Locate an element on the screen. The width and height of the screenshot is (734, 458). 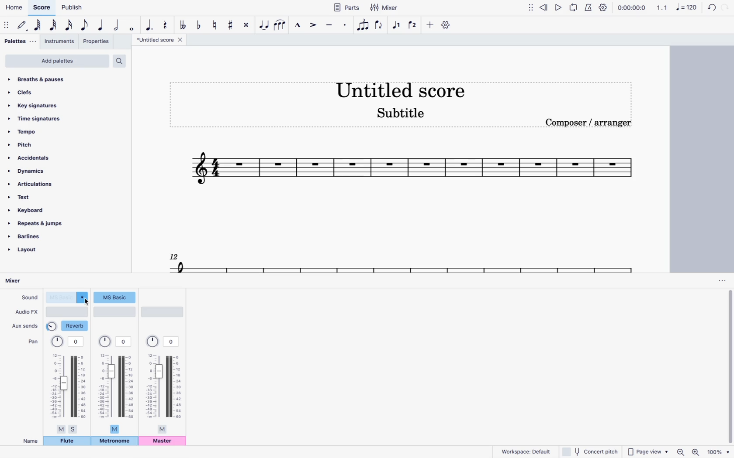
accent is located at coordinates (312, 25).